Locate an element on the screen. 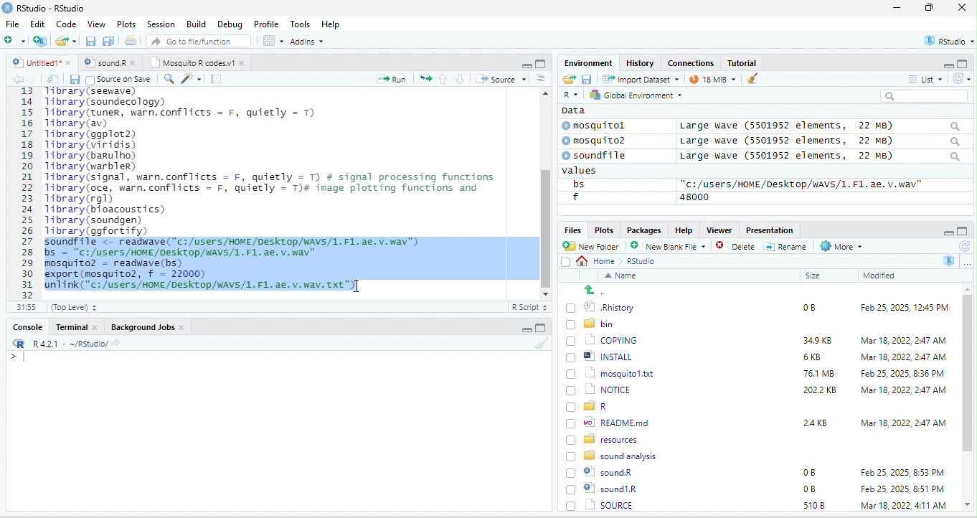  Background Jobs is located at coordinates (147, 326).